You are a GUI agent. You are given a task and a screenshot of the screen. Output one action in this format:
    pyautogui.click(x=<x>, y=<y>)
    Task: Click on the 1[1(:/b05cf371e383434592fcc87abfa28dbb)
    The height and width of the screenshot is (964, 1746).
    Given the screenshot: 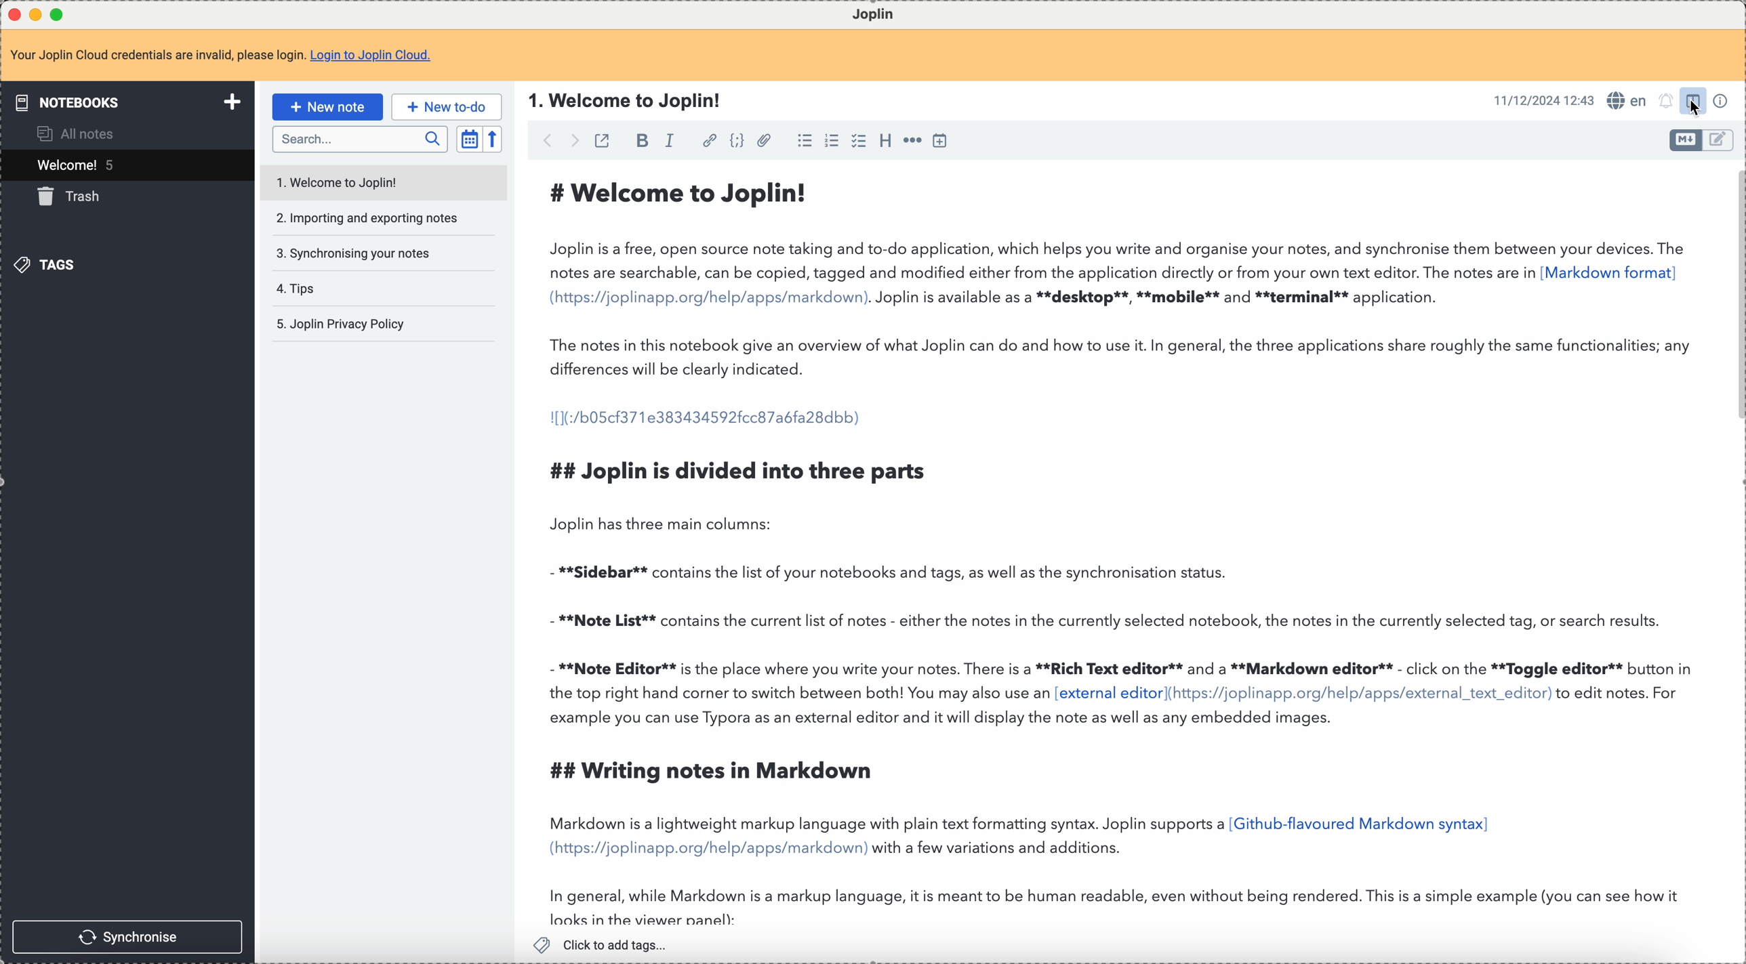 What is the action you would take?
    pyautogui.click(x=708, y=417)
    